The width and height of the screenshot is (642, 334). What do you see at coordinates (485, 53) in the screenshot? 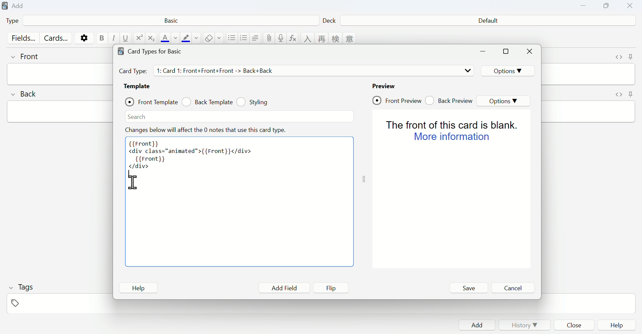
I see `minimize` at bounding box center [485, 53].